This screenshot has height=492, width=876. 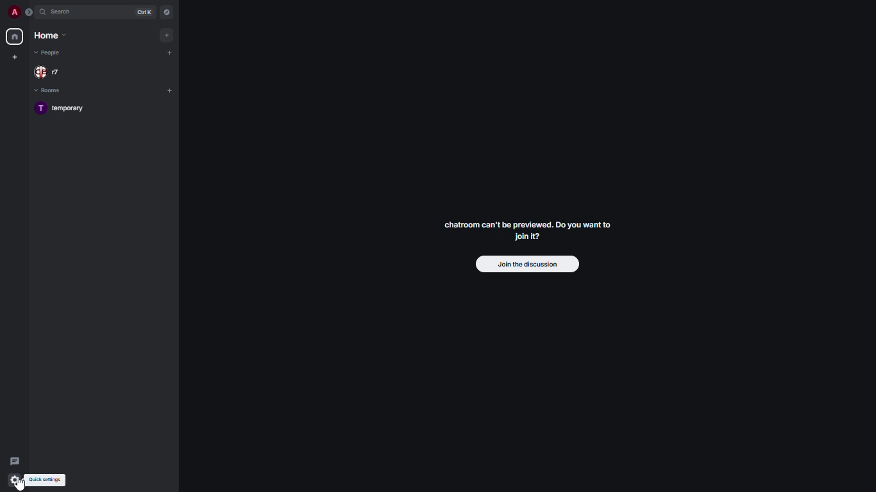 I want to click on room, so click(x=63, y=108).